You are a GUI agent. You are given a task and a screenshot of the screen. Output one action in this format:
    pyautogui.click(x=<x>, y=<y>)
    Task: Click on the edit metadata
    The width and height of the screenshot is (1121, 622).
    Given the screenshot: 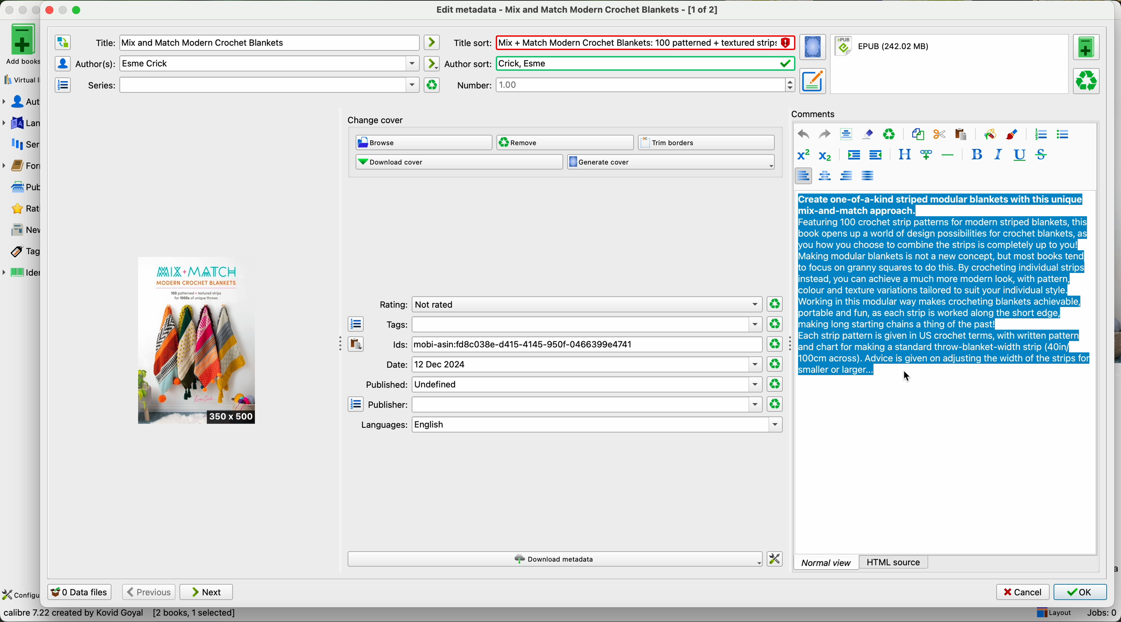 What is the action you would take?
    pyautogui.click(x=579, y=10)
    